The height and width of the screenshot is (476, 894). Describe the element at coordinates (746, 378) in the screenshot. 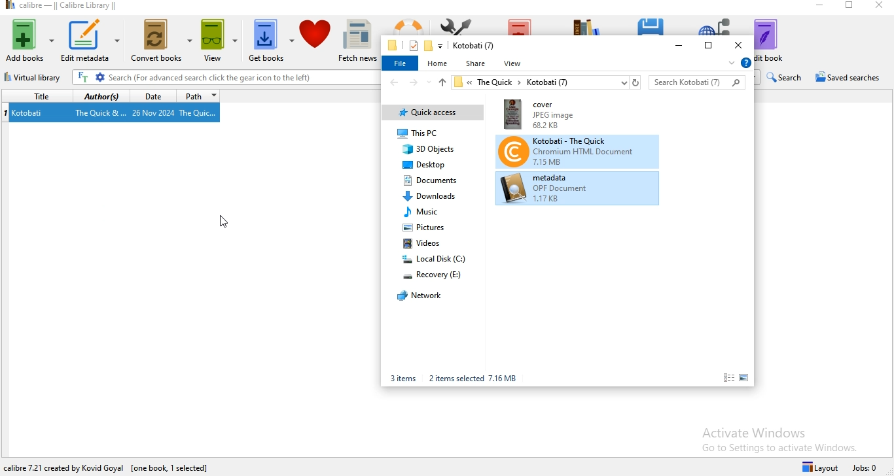

I see `display items by using large thumbnails` at that location.